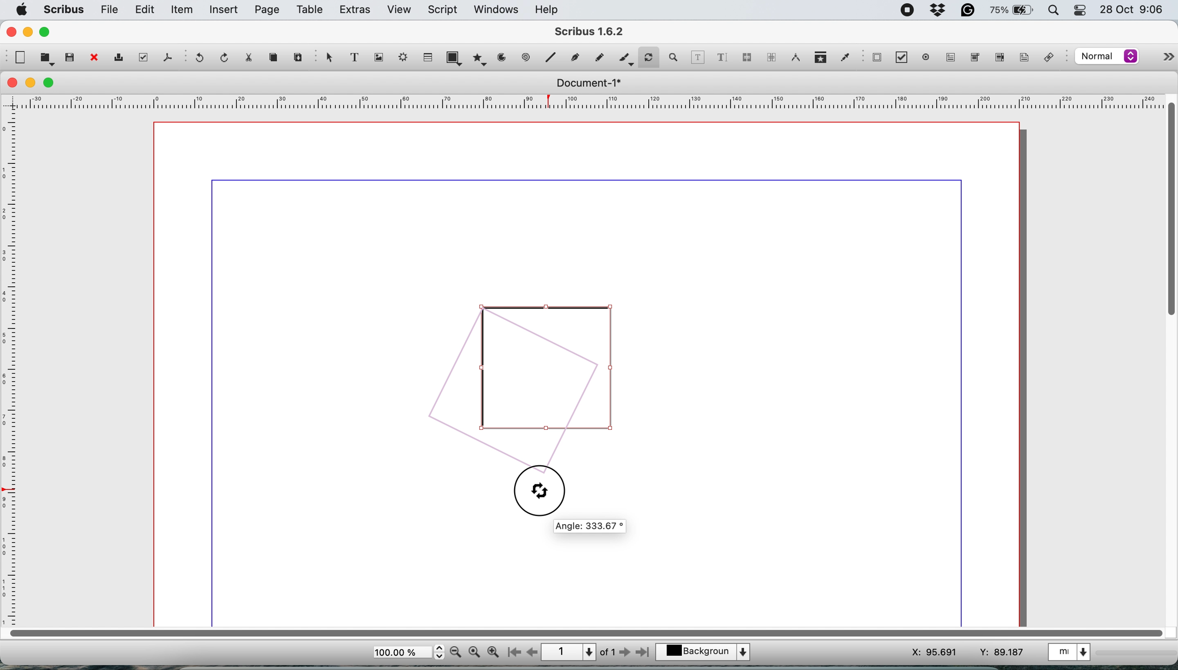 The height and width of the screenshot is (670, 1178). Describe the element at coordinates (355, 11) in the screenshot. I see `extras` at that location.